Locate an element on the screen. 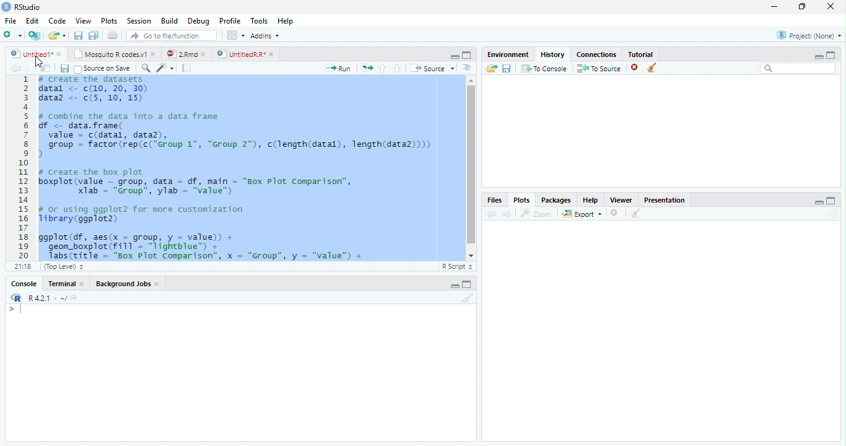  Save current document is located at coordinates (64, 68).